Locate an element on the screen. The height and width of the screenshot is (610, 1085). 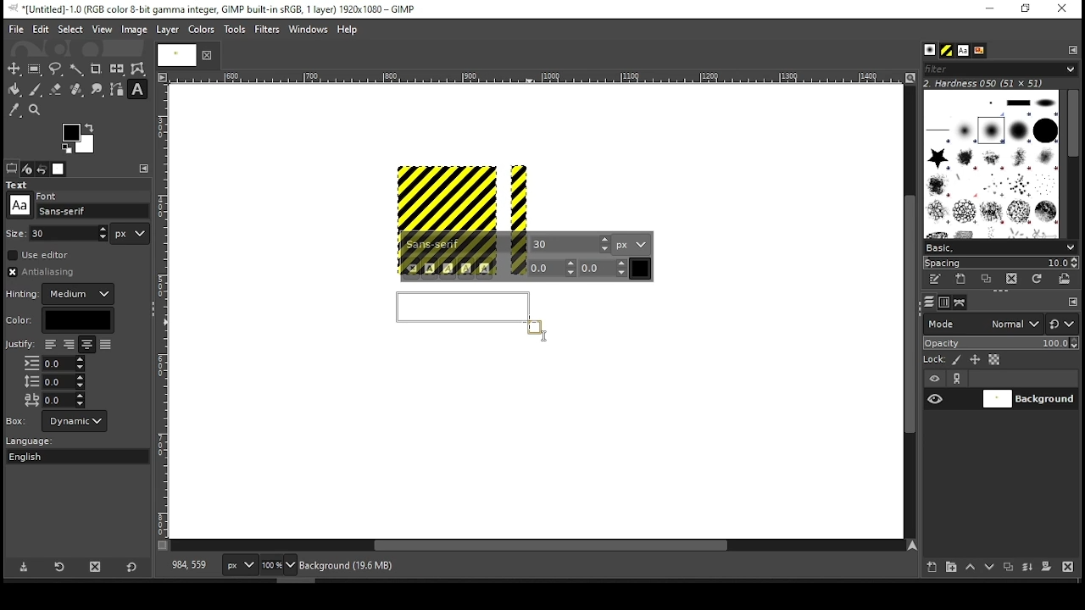
fuzzy selection tool is located at coordinates (77, 69).